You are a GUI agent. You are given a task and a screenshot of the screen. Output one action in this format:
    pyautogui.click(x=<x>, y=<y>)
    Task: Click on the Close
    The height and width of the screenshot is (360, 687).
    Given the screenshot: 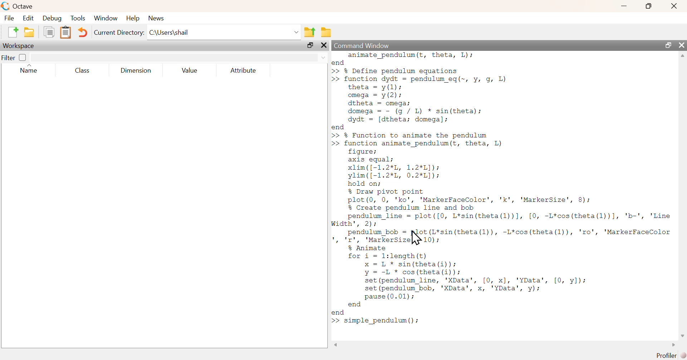 What is the action you would take?
    pyautogui.click(x=673, y=6)
    